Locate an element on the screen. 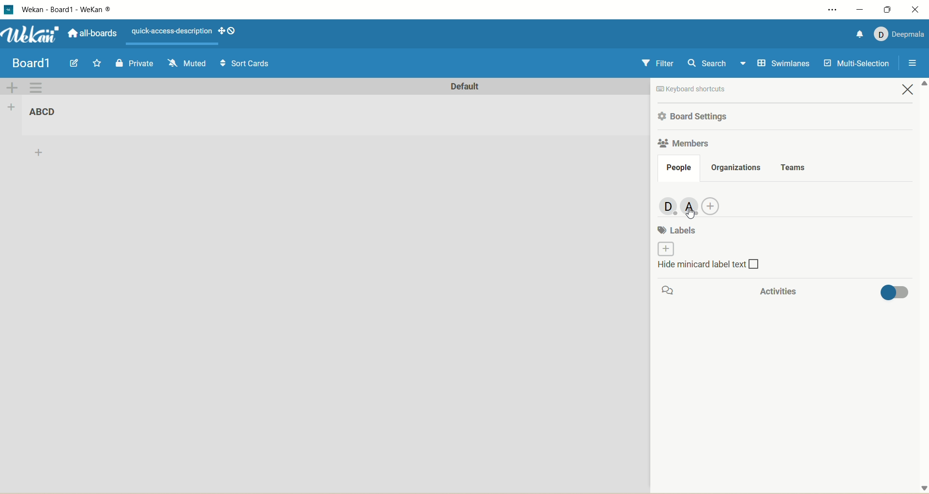 This screenshot has height=494, width=929. setting and more is located at coordinates (828, 8).